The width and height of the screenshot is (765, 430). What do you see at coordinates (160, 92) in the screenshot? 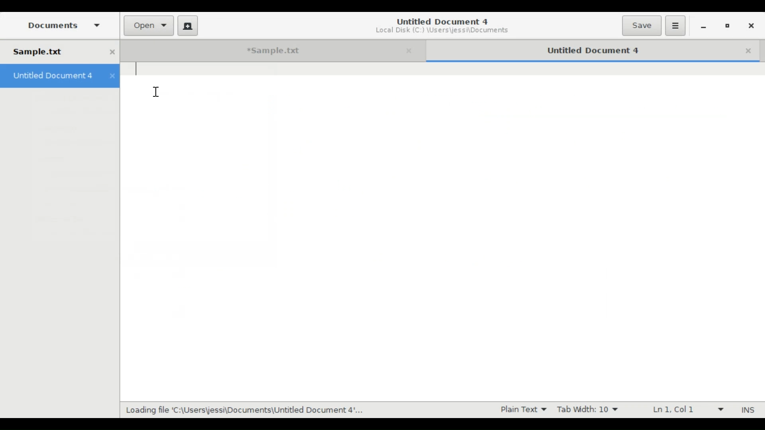
I see `cursor` at bounding box center [160, 92].